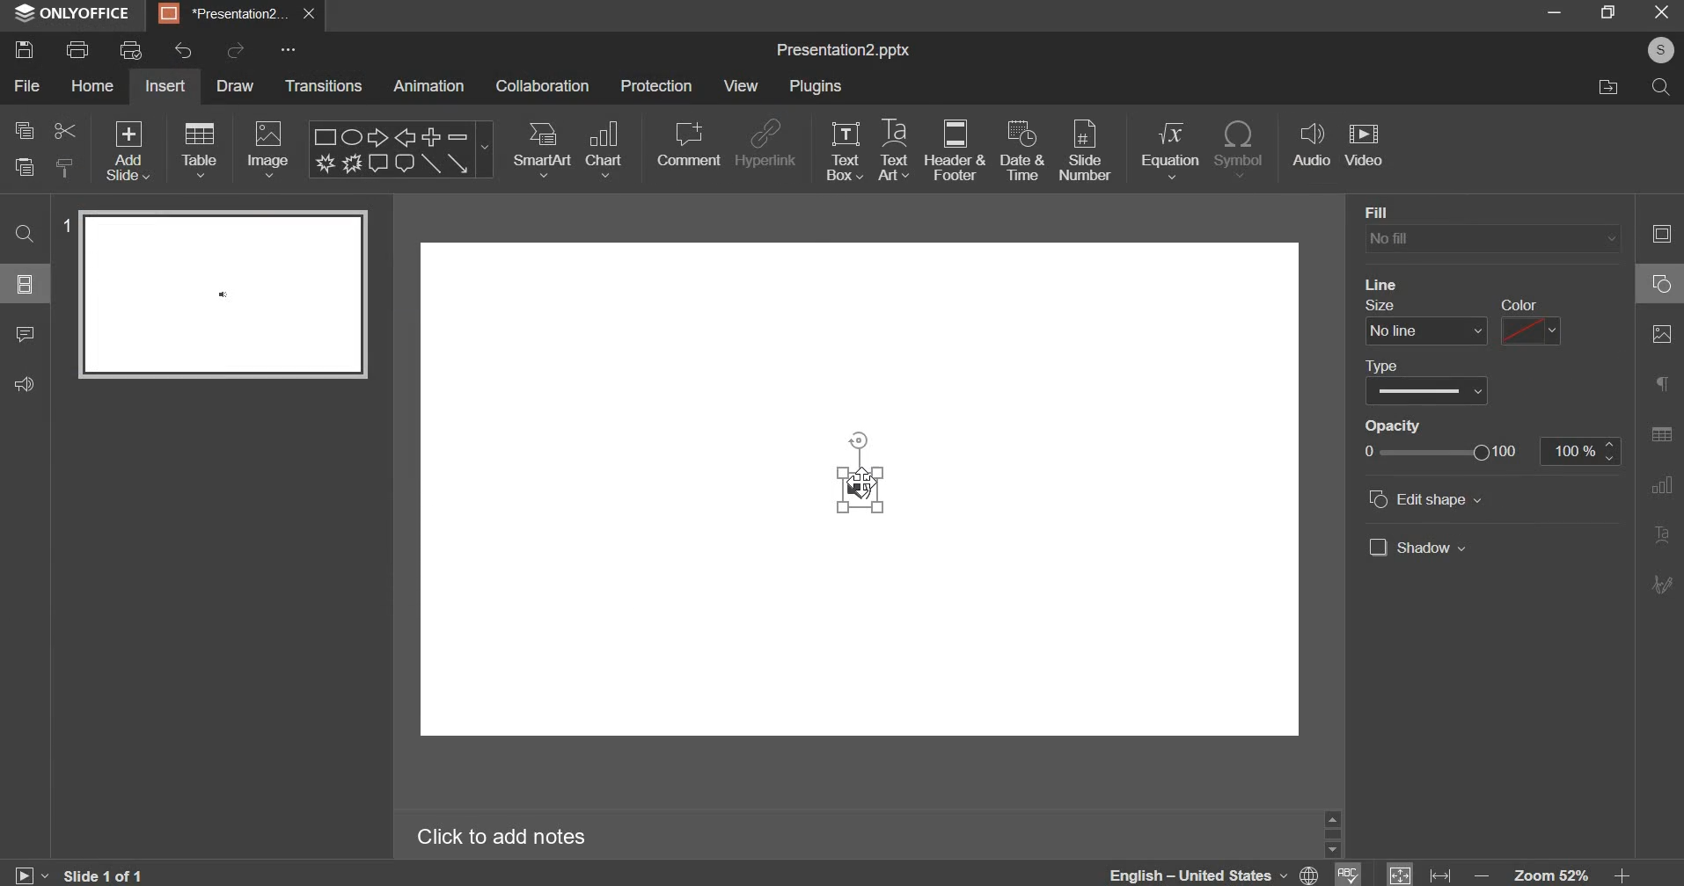 The image size is (1684, 886). I want to click on slide settings, so click(1660, 233).